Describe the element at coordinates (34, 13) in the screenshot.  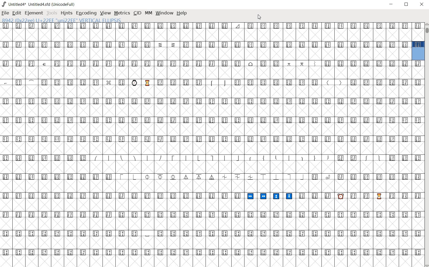
I see `ELEMENT` at that location.